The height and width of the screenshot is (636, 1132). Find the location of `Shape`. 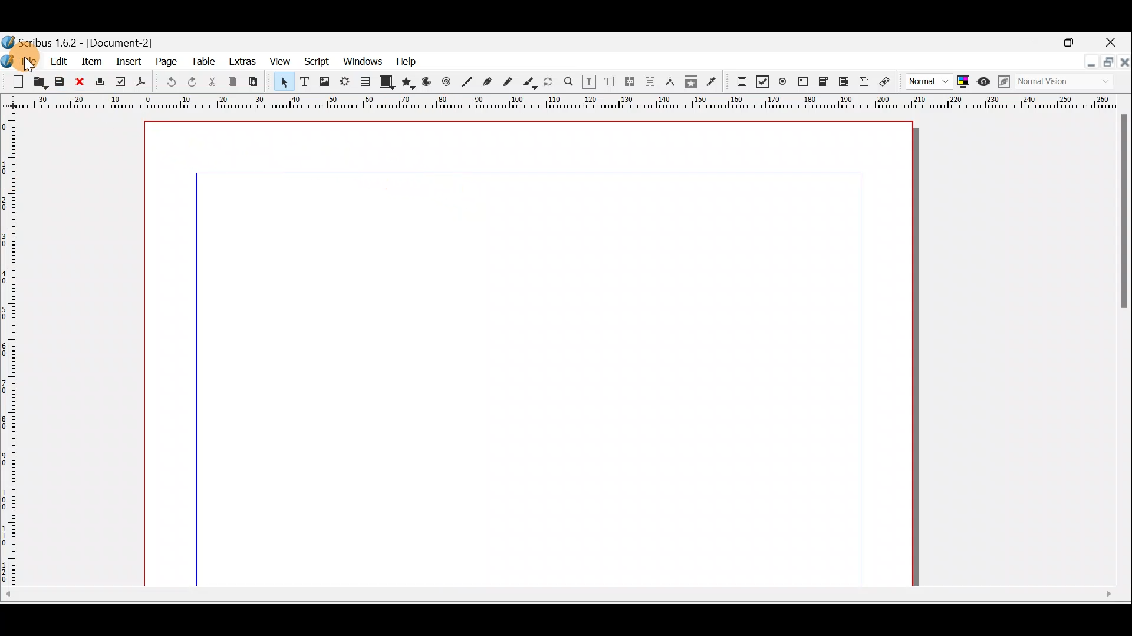

Shape is located at coordinates (387, 83).